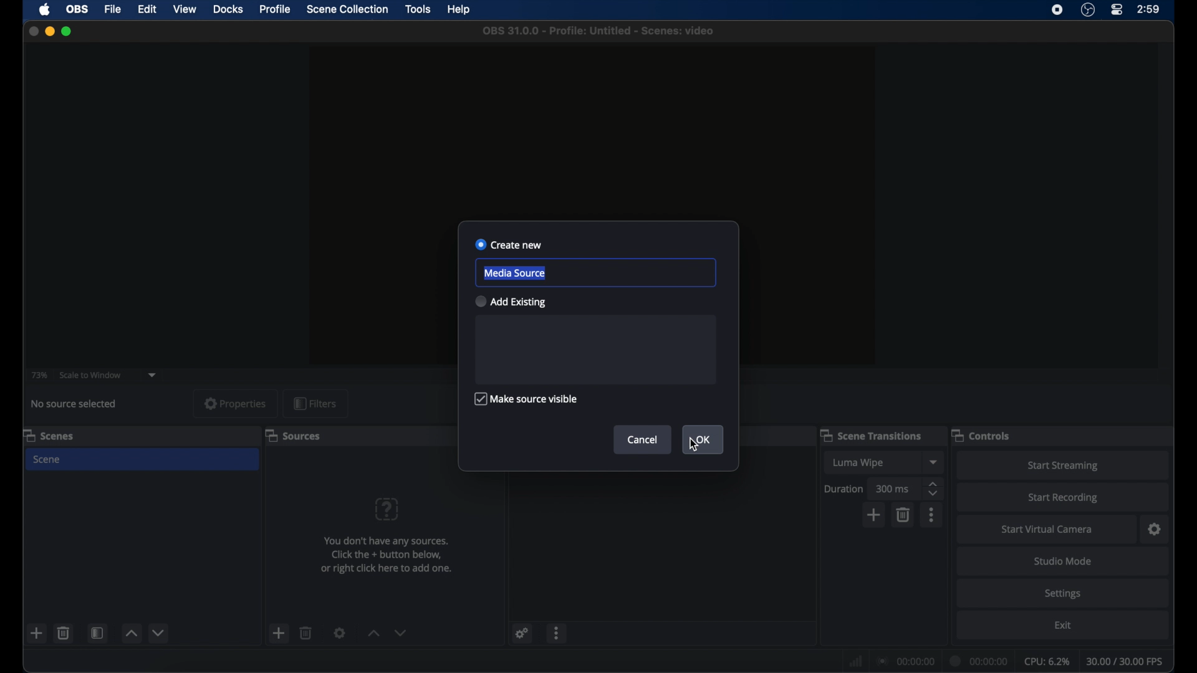 The image size is (1197, 673). I want to click on stepper buttons, so click(934, 489).